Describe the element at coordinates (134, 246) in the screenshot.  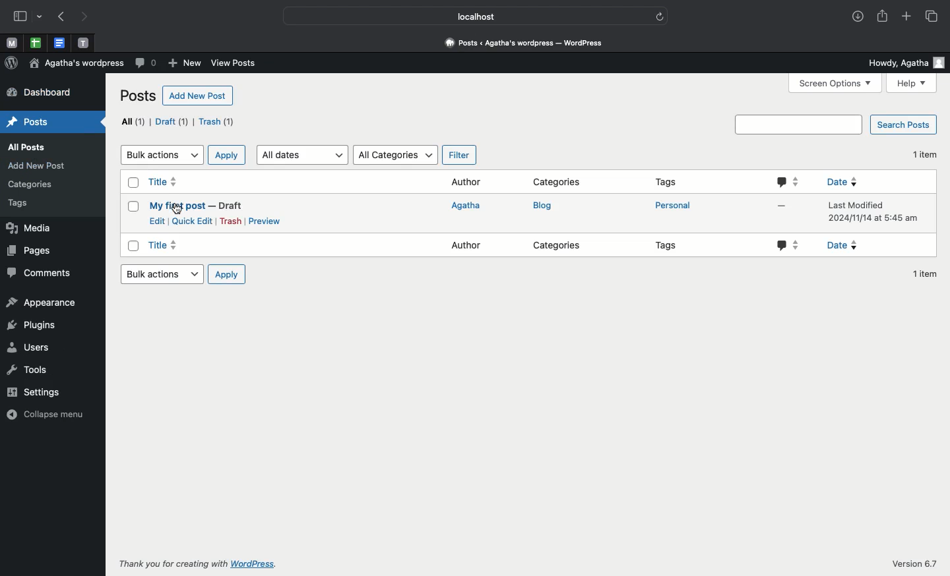
I see `checkbox` at that location.